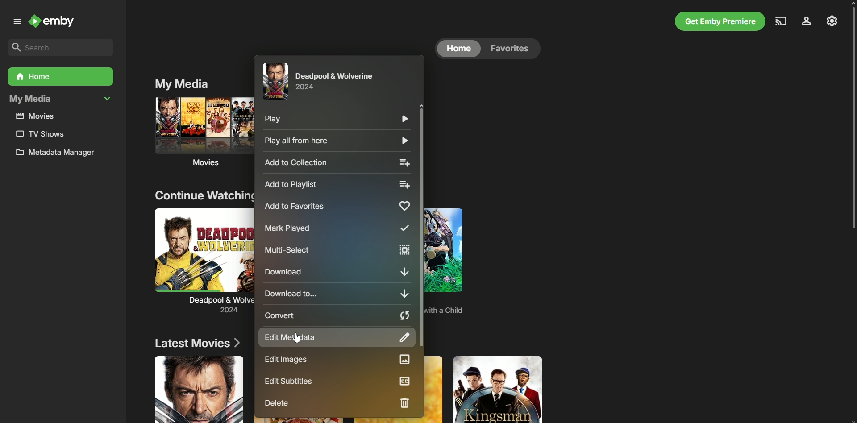 The width and height of the screenshot is (857, 423). What do you see at coordinates (39, 134) in the screenshot?
I see `TV Shows` at bounding box center [39, 134].